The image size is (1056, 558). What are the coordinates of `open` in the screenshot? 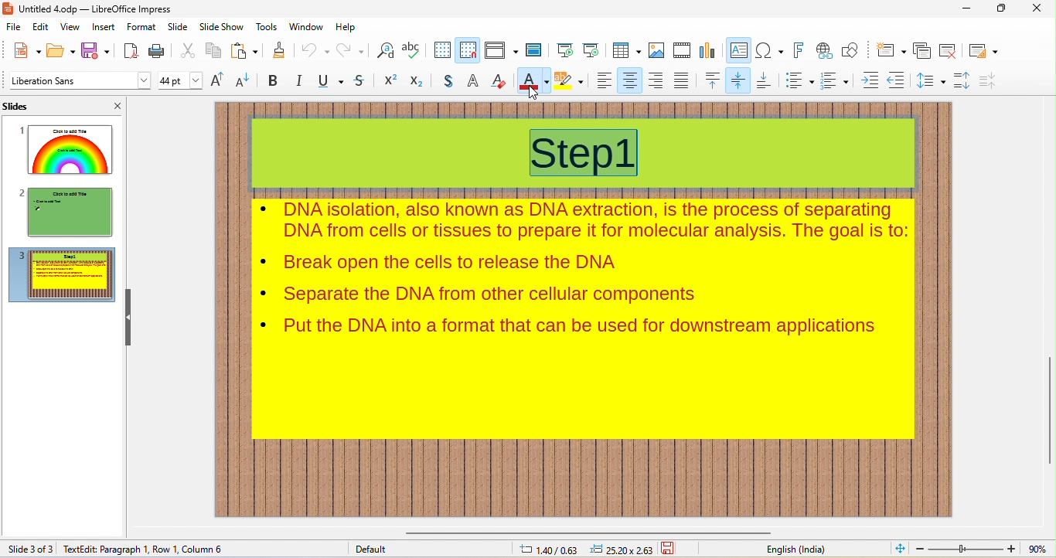 It's located at (61, 51).